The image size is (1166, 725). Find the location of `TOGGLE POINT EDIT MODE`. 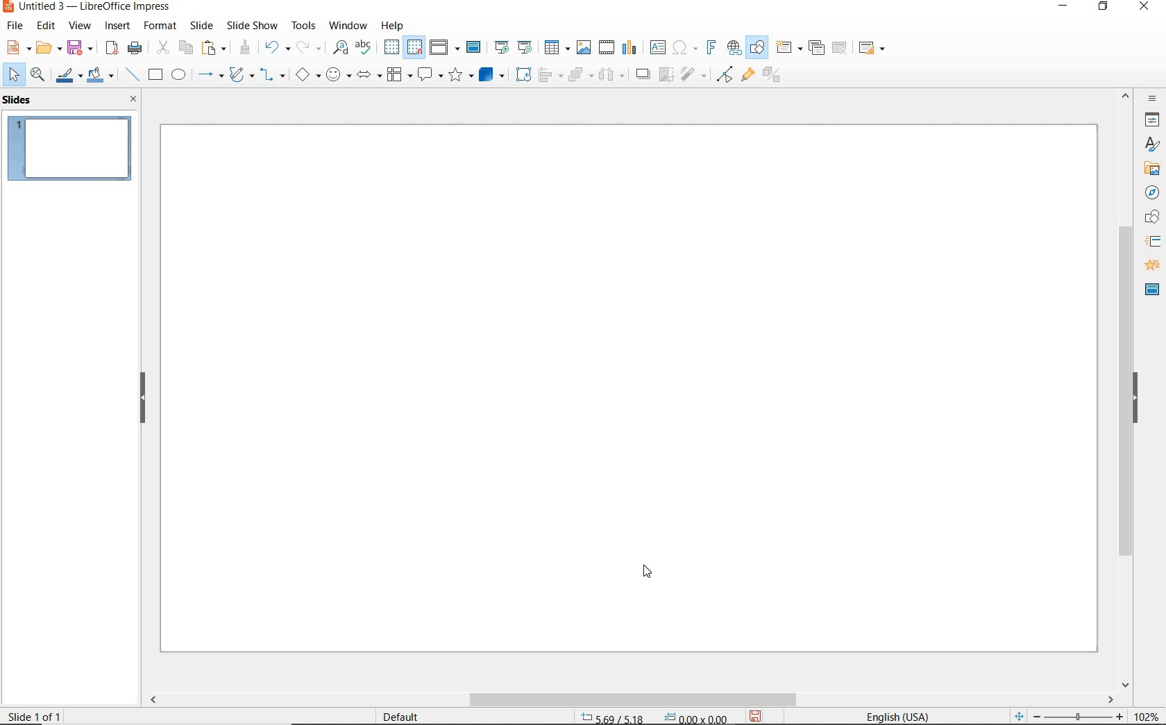

TOGGLE POINT EDIT MODE is located at coordinates (726, 73).